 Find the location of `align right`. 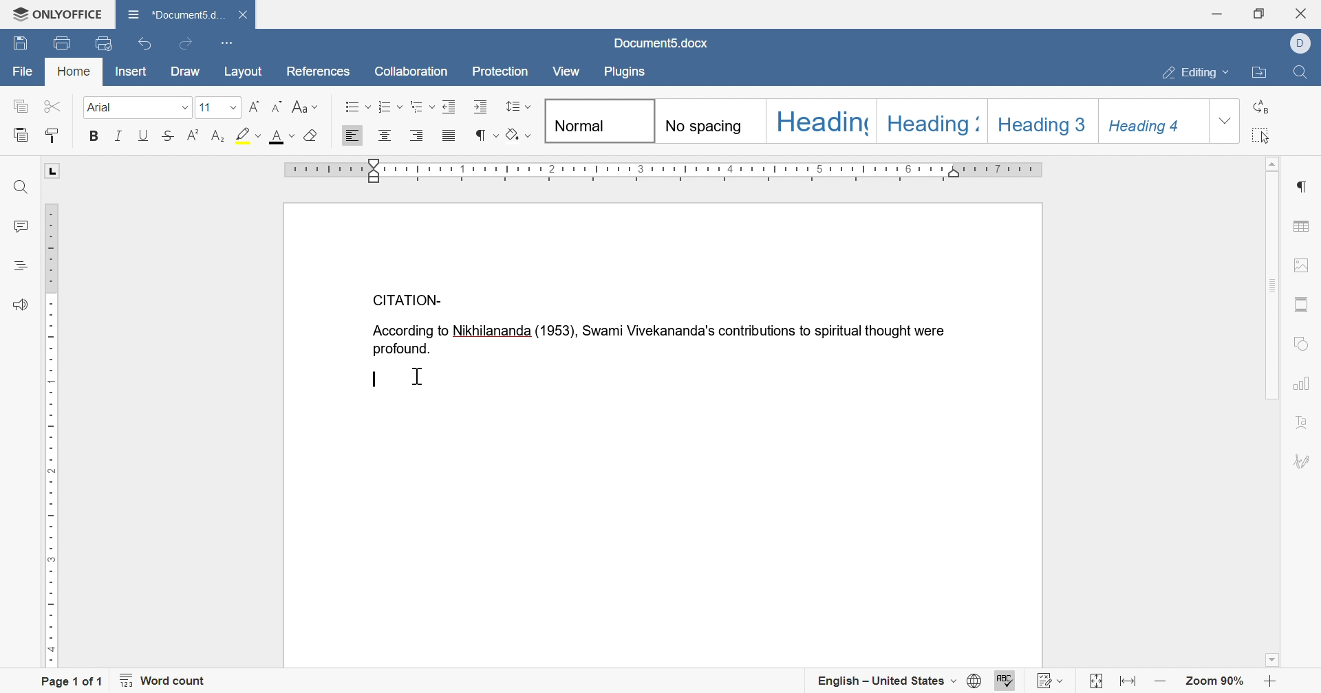

align right is located at coordinates (418, 135).